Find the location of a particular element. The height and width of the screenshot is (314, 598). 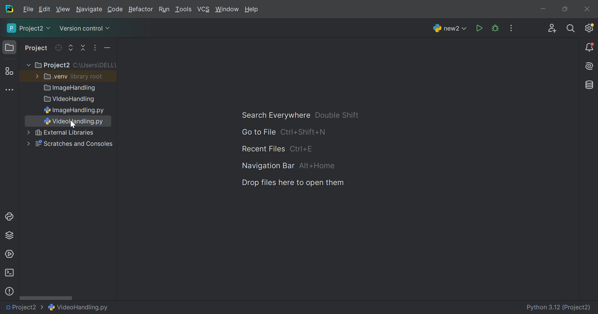

new2 is located at coordinates (450, 30).